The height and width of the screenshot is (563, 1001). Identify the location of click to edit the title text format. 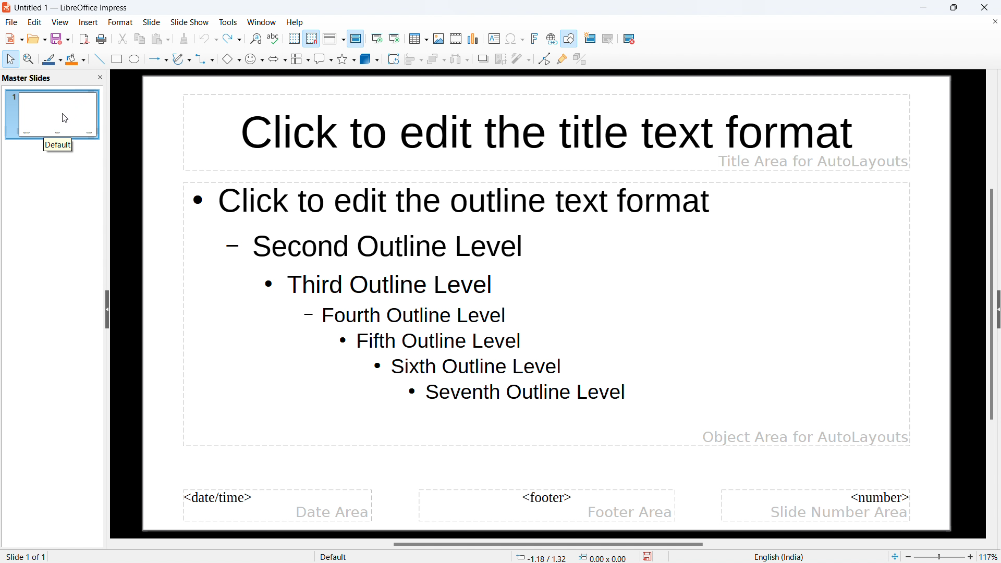
(524, 124).